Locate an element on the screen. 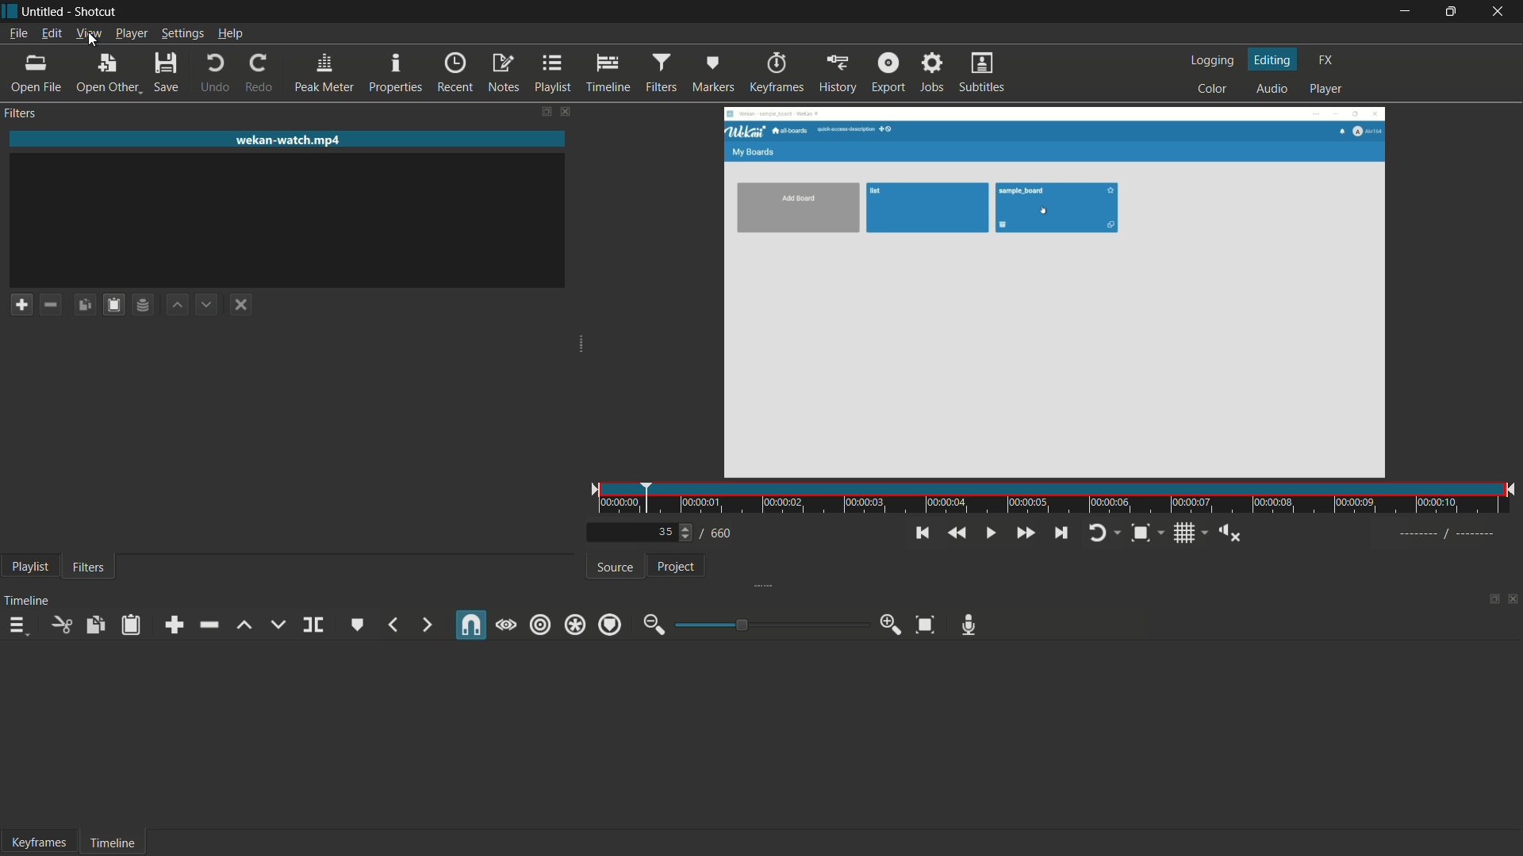  copy is located at coordinates (96, 625).